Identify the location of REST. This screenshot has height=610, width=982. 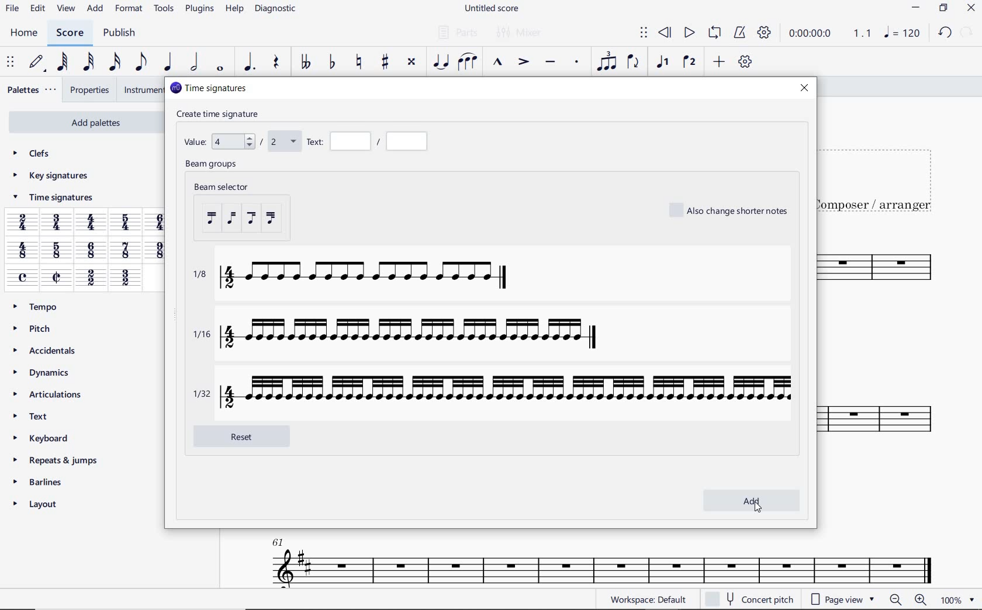
(277, 63).